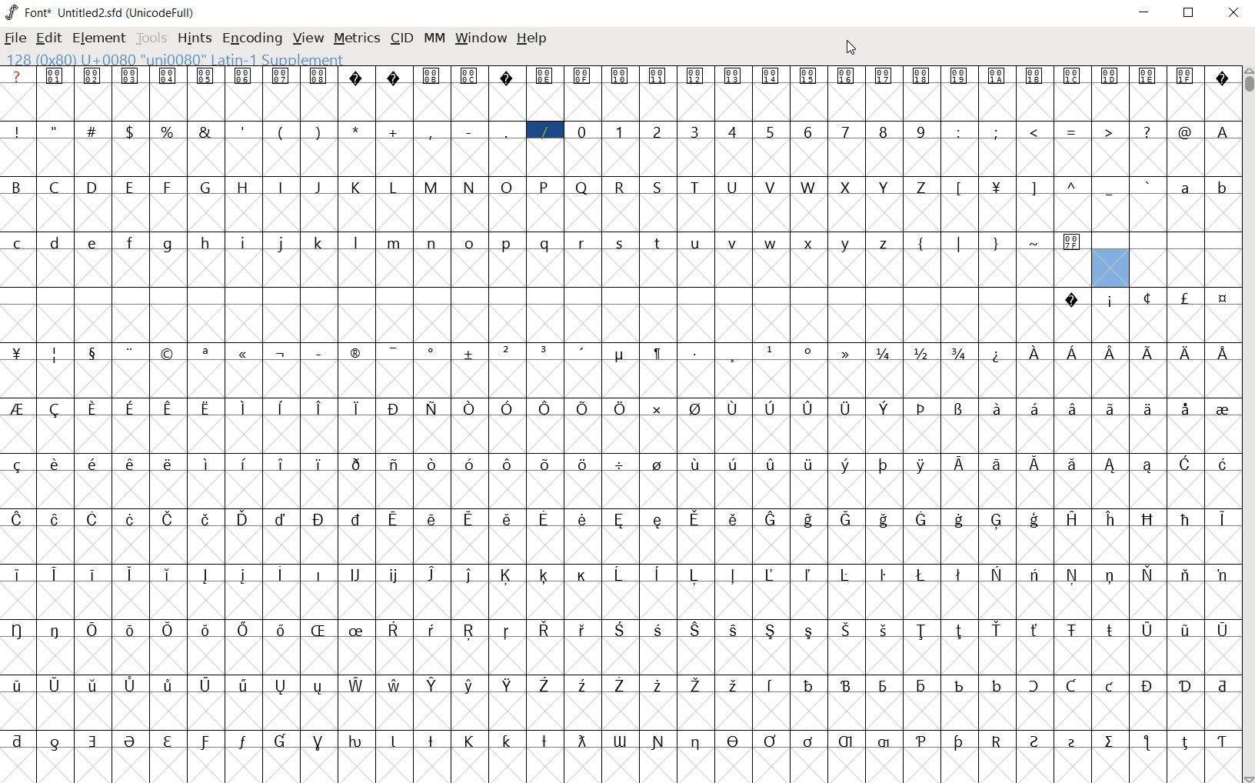 The width and height of the screenshot is (1255, 783). I want to click on glyph, so click(392, 353).